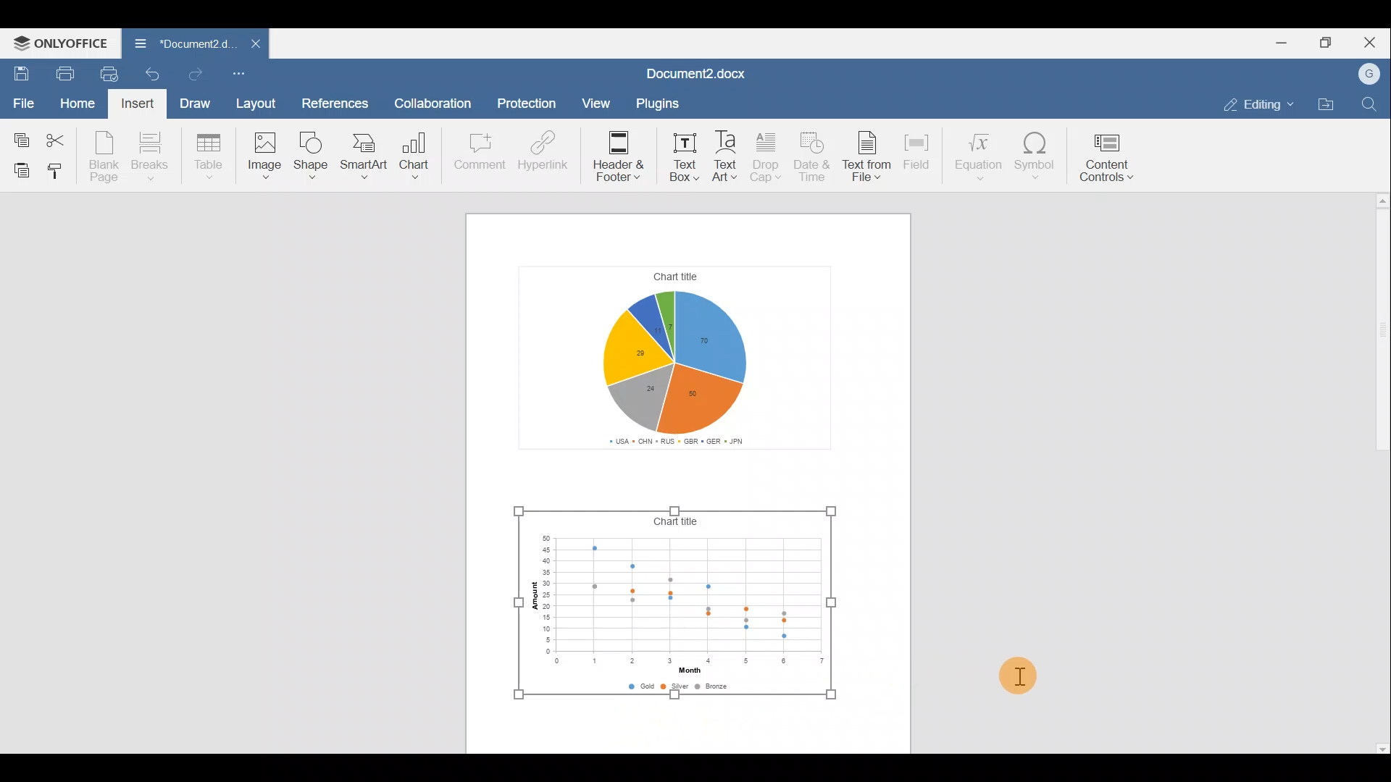 This screenshot has width=1391, height=782. Describe the element at coordinates (251, 45) in the screenshot. I see `Close document` at that location.